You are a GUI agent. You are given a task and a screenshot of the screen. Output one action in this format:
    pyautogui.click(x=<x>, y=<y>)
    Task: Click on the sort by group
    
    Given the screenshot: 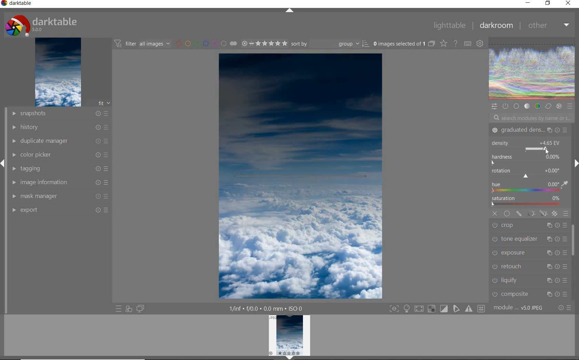 What is the action you would take?
    pyautogui.click(x=329, y=44)
    